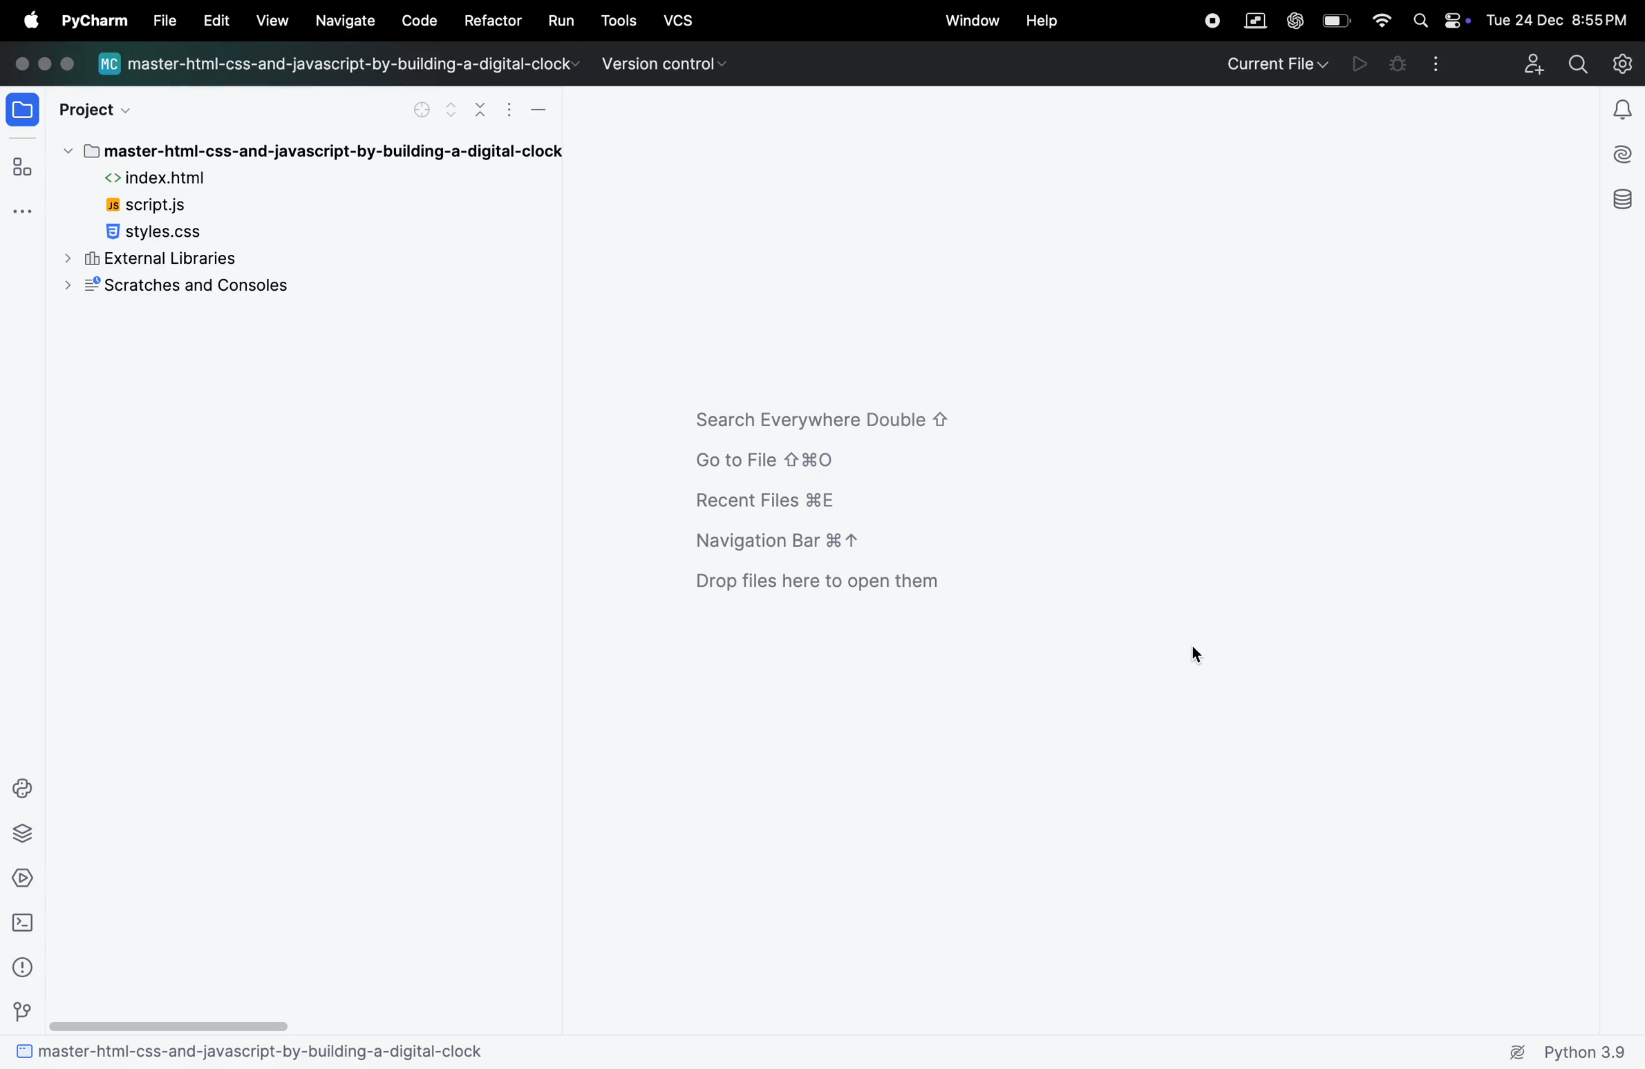  Describe the element at coordinates (1624, 106) in the screenshot. I see `alert` at that location.